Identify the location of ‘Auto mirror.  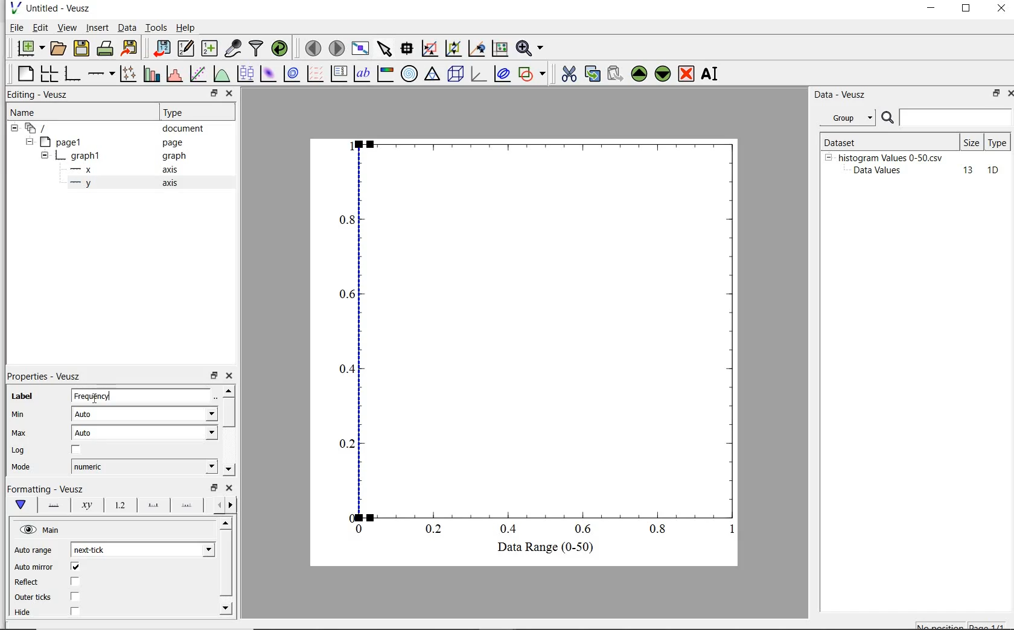
(34, 566).